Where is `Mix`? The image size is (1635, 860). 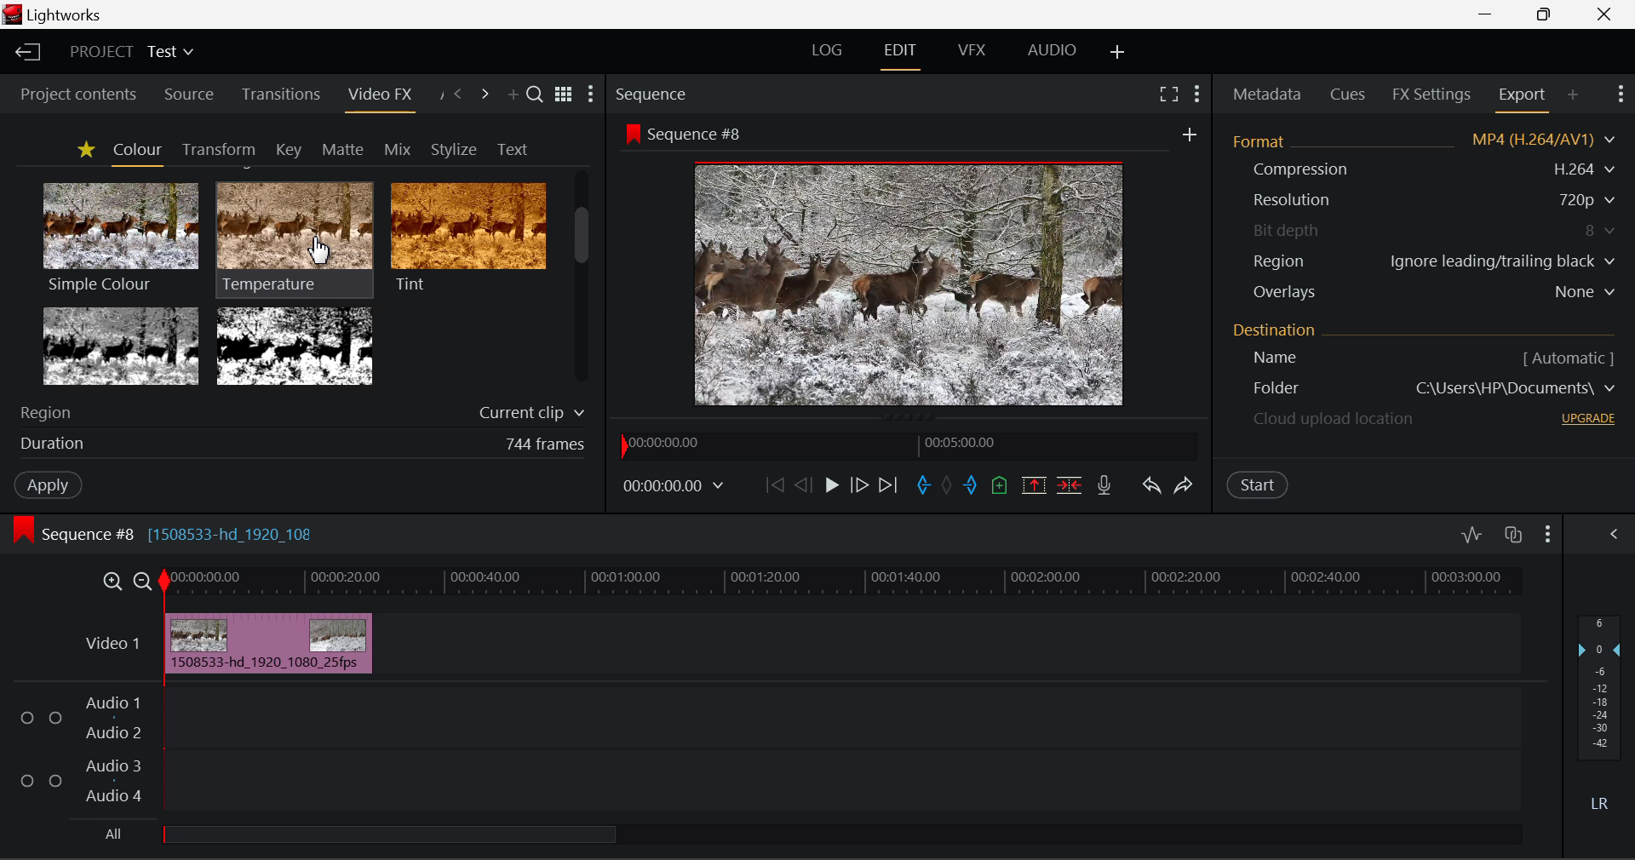 Mix is located at coordinates (399, 146).